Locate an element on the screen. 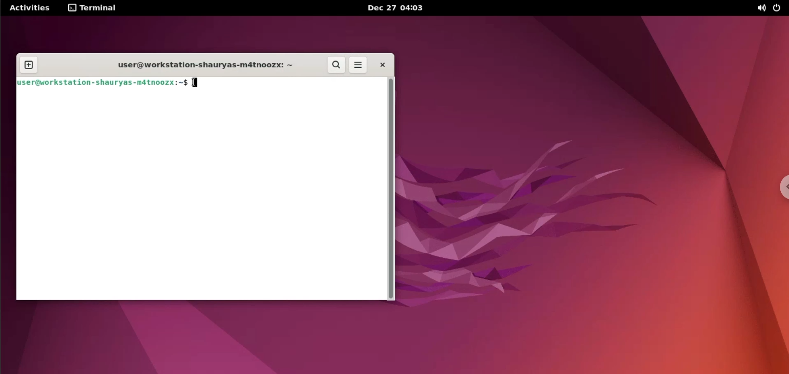  scrollbar is located at coordinates (391, 190).